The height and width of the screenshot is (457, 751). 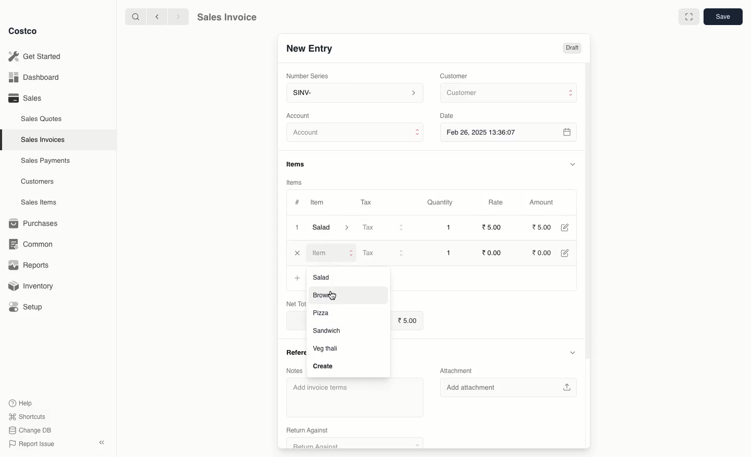 What do you see at coordinates (355, 395) in the screenshot?
I see `‘Add invoice terms` at bounding box center [355, 395].